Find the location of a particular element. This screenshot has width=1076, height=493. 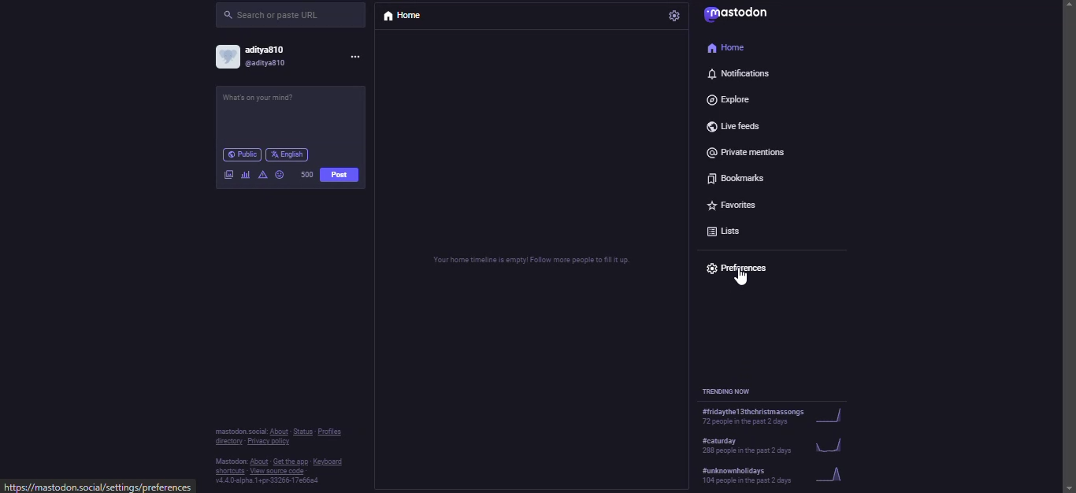

search or paste url is located at coordinates (291, 16).